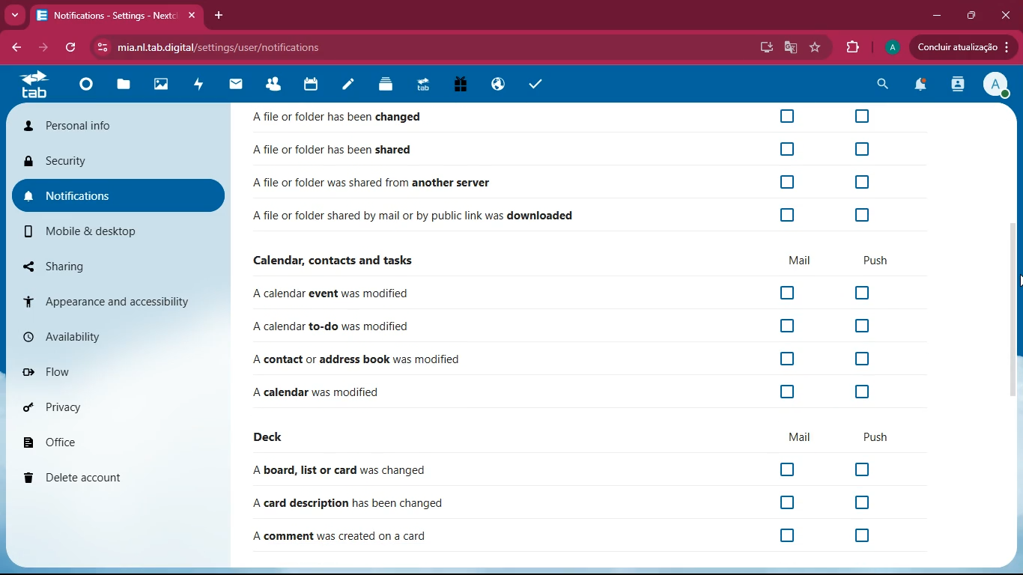  What do you see at coordinates (111, 161) in the screenshot?
I see `security` at bounding box center [111, 161].